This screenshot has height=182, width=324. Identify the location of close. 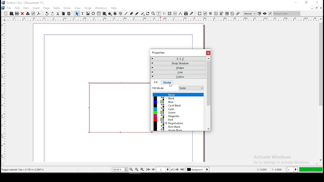
(318, 3).